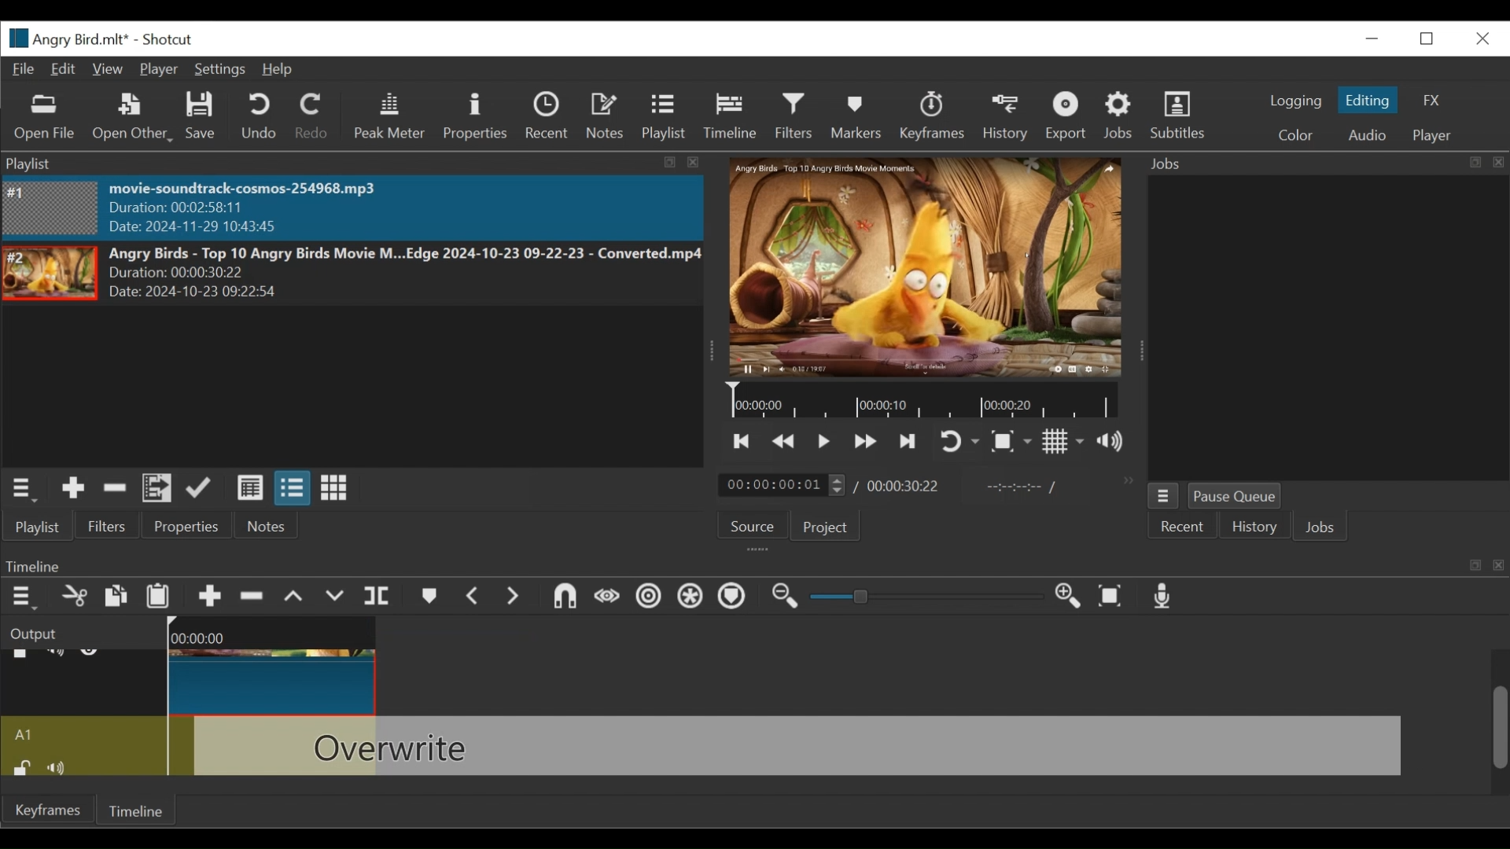 This screenshot has height=849, width=1510. I want to click on Peak Meter, so click(389, 118).